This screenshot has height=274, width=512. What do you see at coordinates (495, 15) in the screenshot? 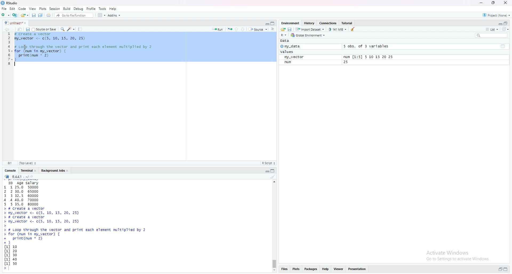
I see `project(none)` at bounding box center [495, 15].